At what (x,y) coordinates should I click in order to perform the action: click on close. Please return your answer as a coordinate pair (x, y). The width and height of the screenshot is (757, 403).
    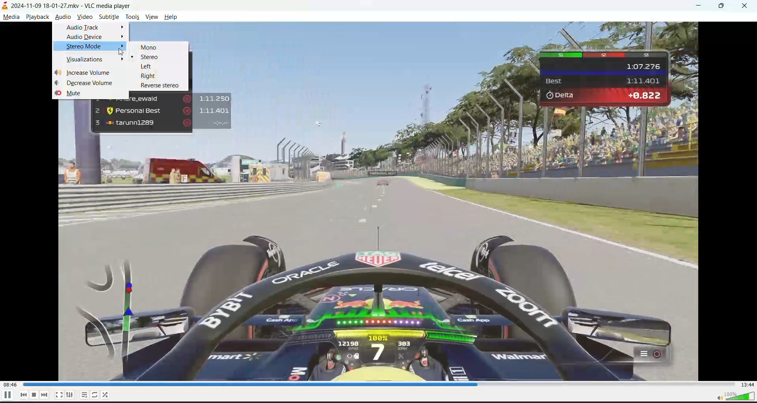
    Looking at the image, I should click on (748, 5).